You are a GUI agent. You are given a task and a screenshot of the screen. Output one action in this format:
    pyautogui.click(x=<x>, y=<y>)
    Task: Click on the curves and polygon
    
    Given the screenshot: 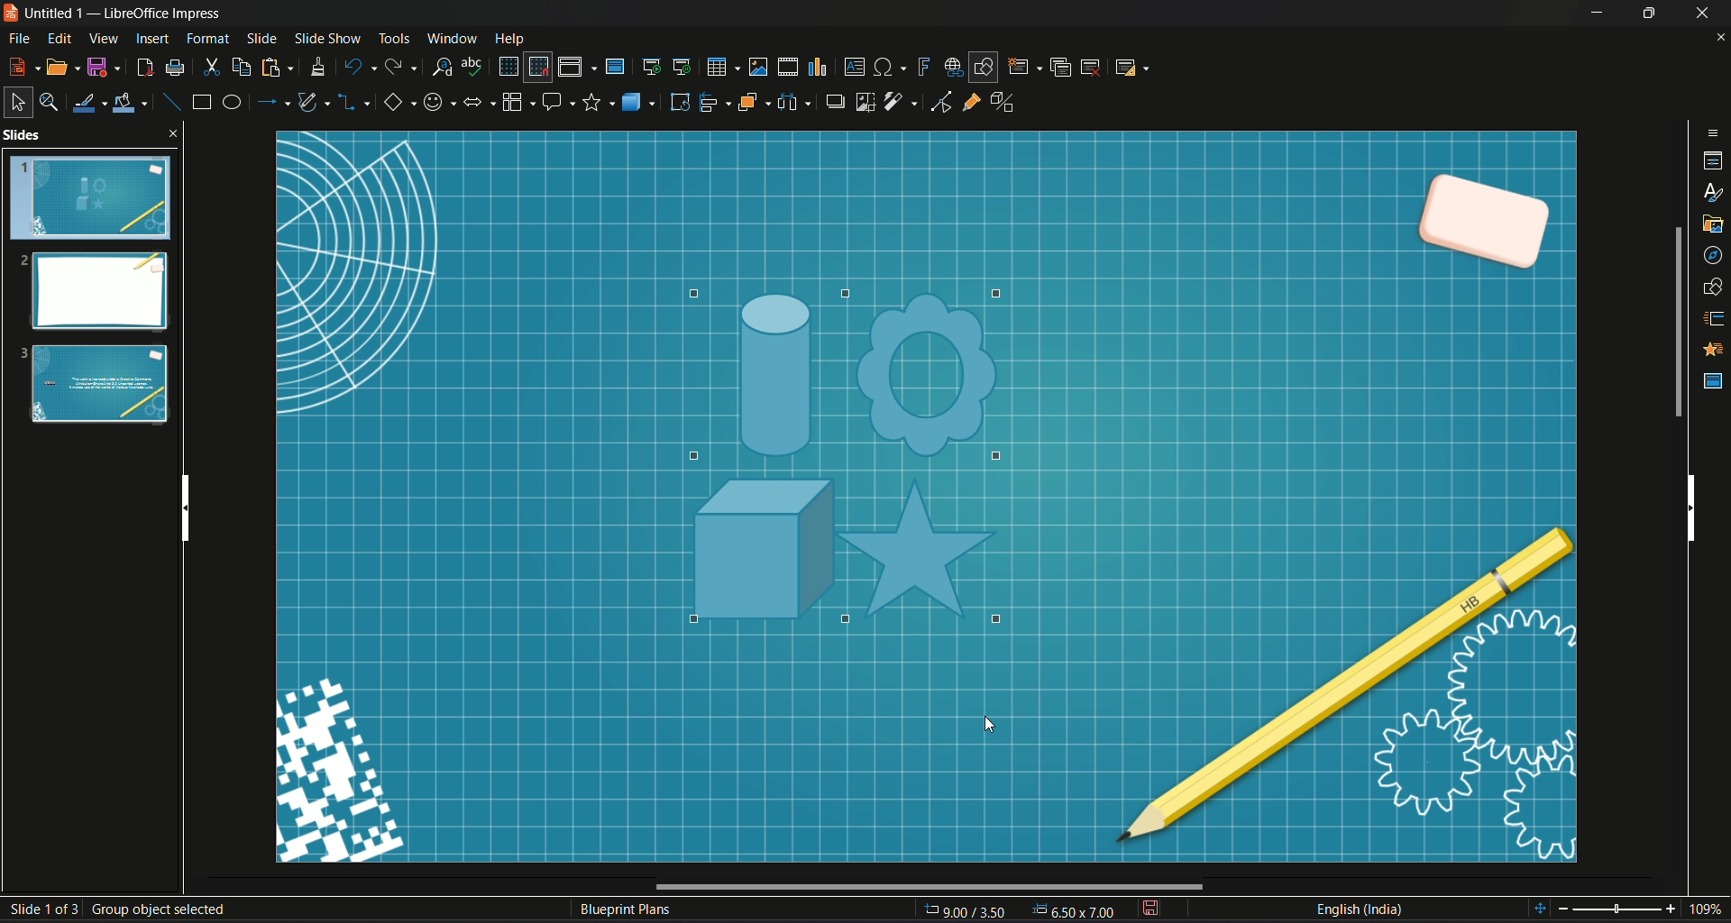 What is the action you would take?
    pyautogui.click(x=316, y=103)
    